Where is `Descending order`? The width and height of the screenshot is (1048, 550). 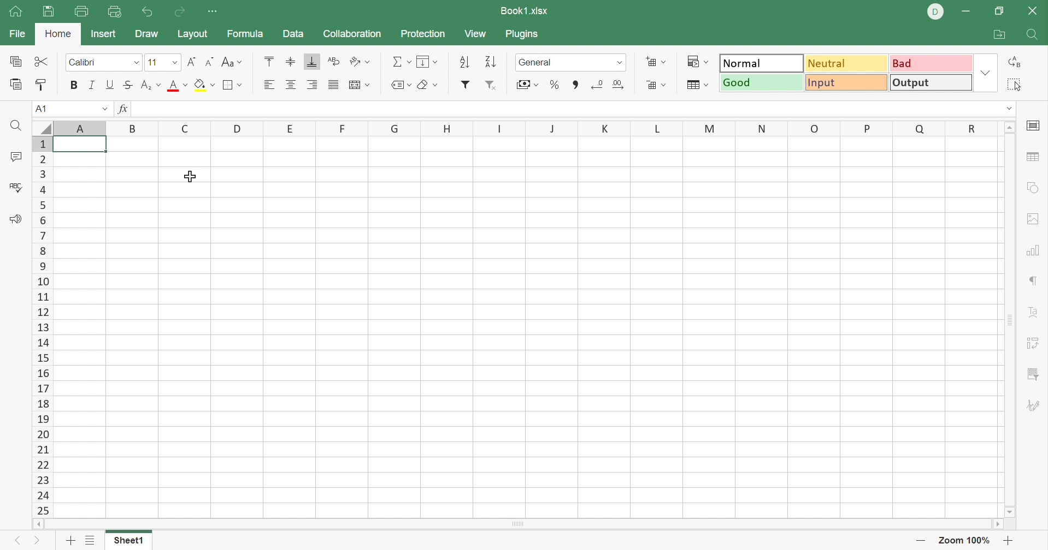
Descending order is located at coordinates (493, 61).